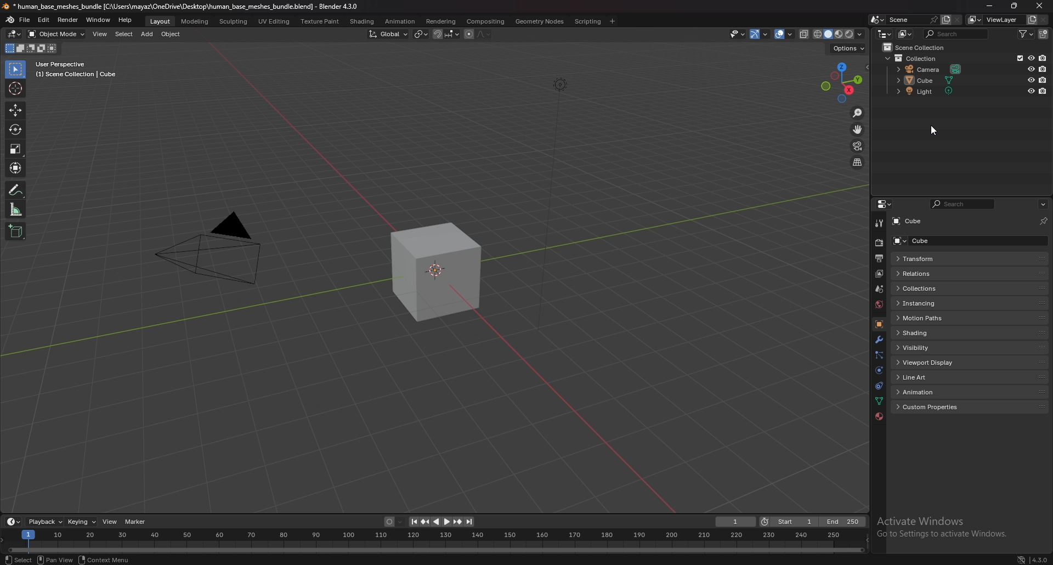 Image resolution: width=1053 pixels, height=565 pixels. What do you see at coordinates (1044, 91) in the screenshot?
I see `disable in renders` at bounding box center [1044, 91].